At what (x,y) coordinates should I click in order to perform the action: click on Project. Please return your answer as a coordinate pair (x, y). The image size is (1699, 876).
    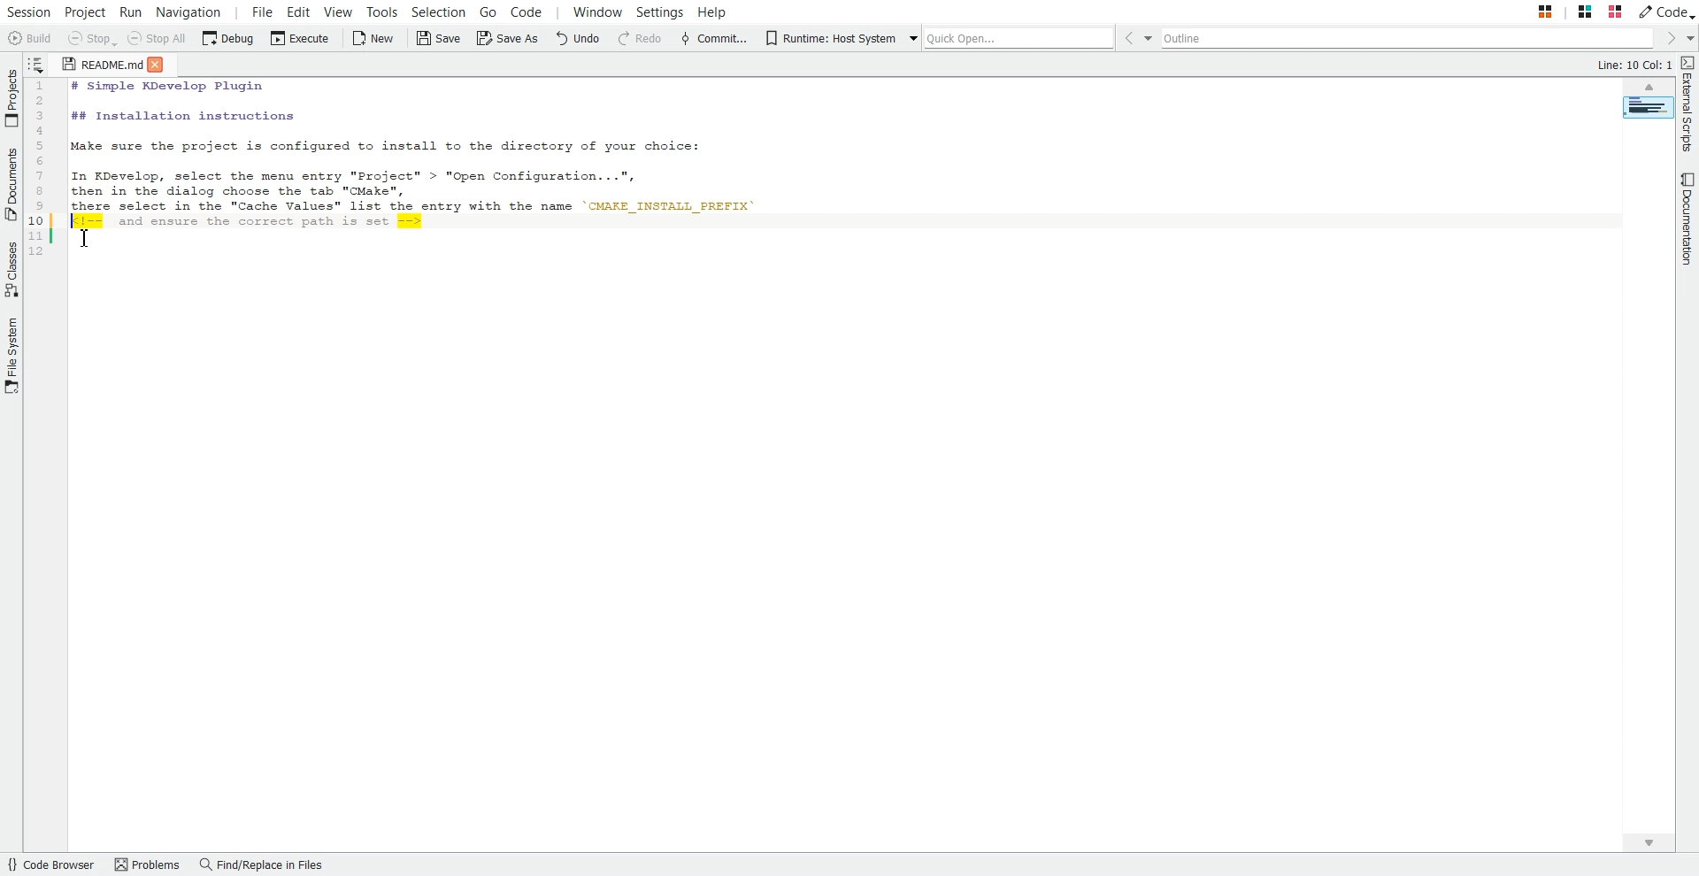
    Looking at the image, I should click on (85, 11).